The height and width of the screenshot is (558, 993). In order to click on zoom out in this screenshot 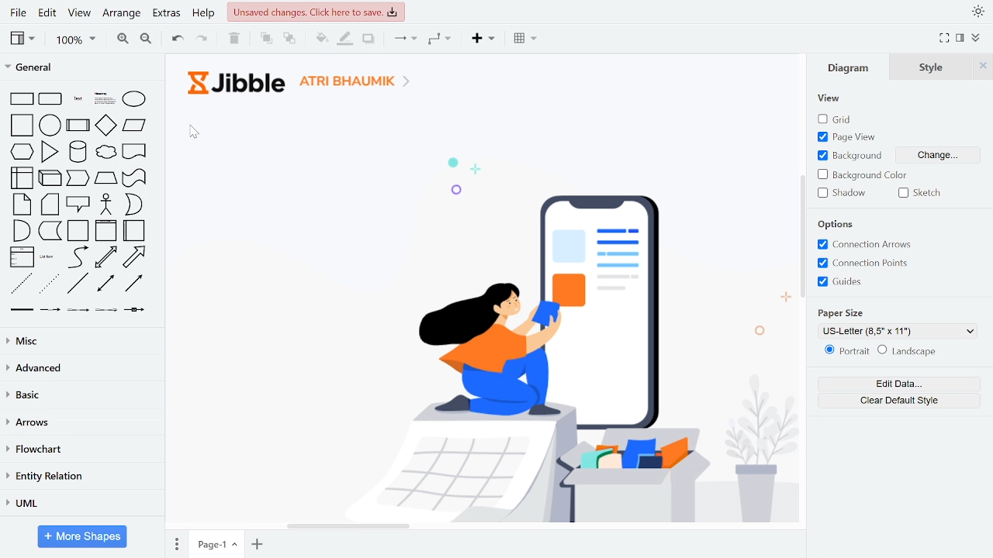, I will do `click(147, 40)`.